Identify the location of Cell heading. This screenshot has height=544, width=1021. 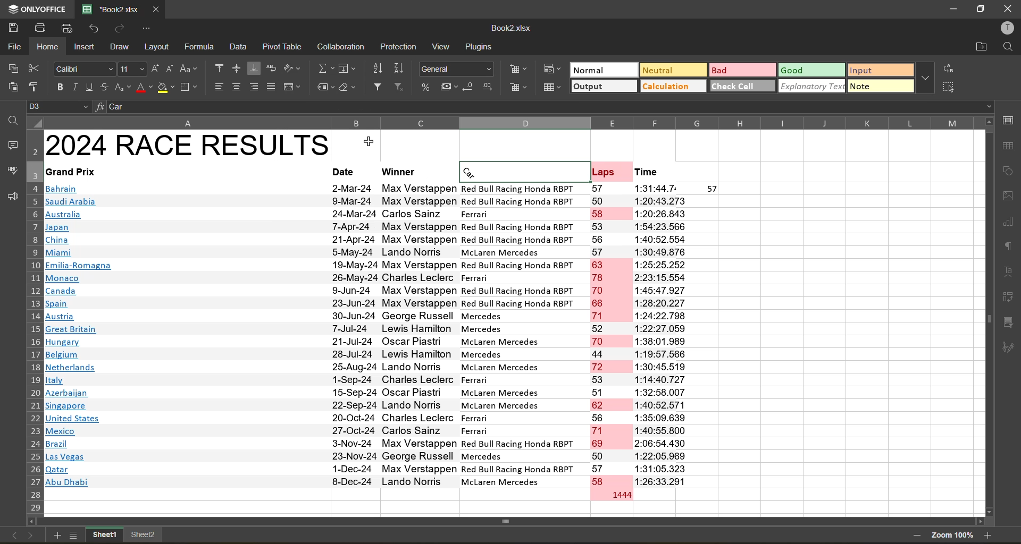
(363, 168).